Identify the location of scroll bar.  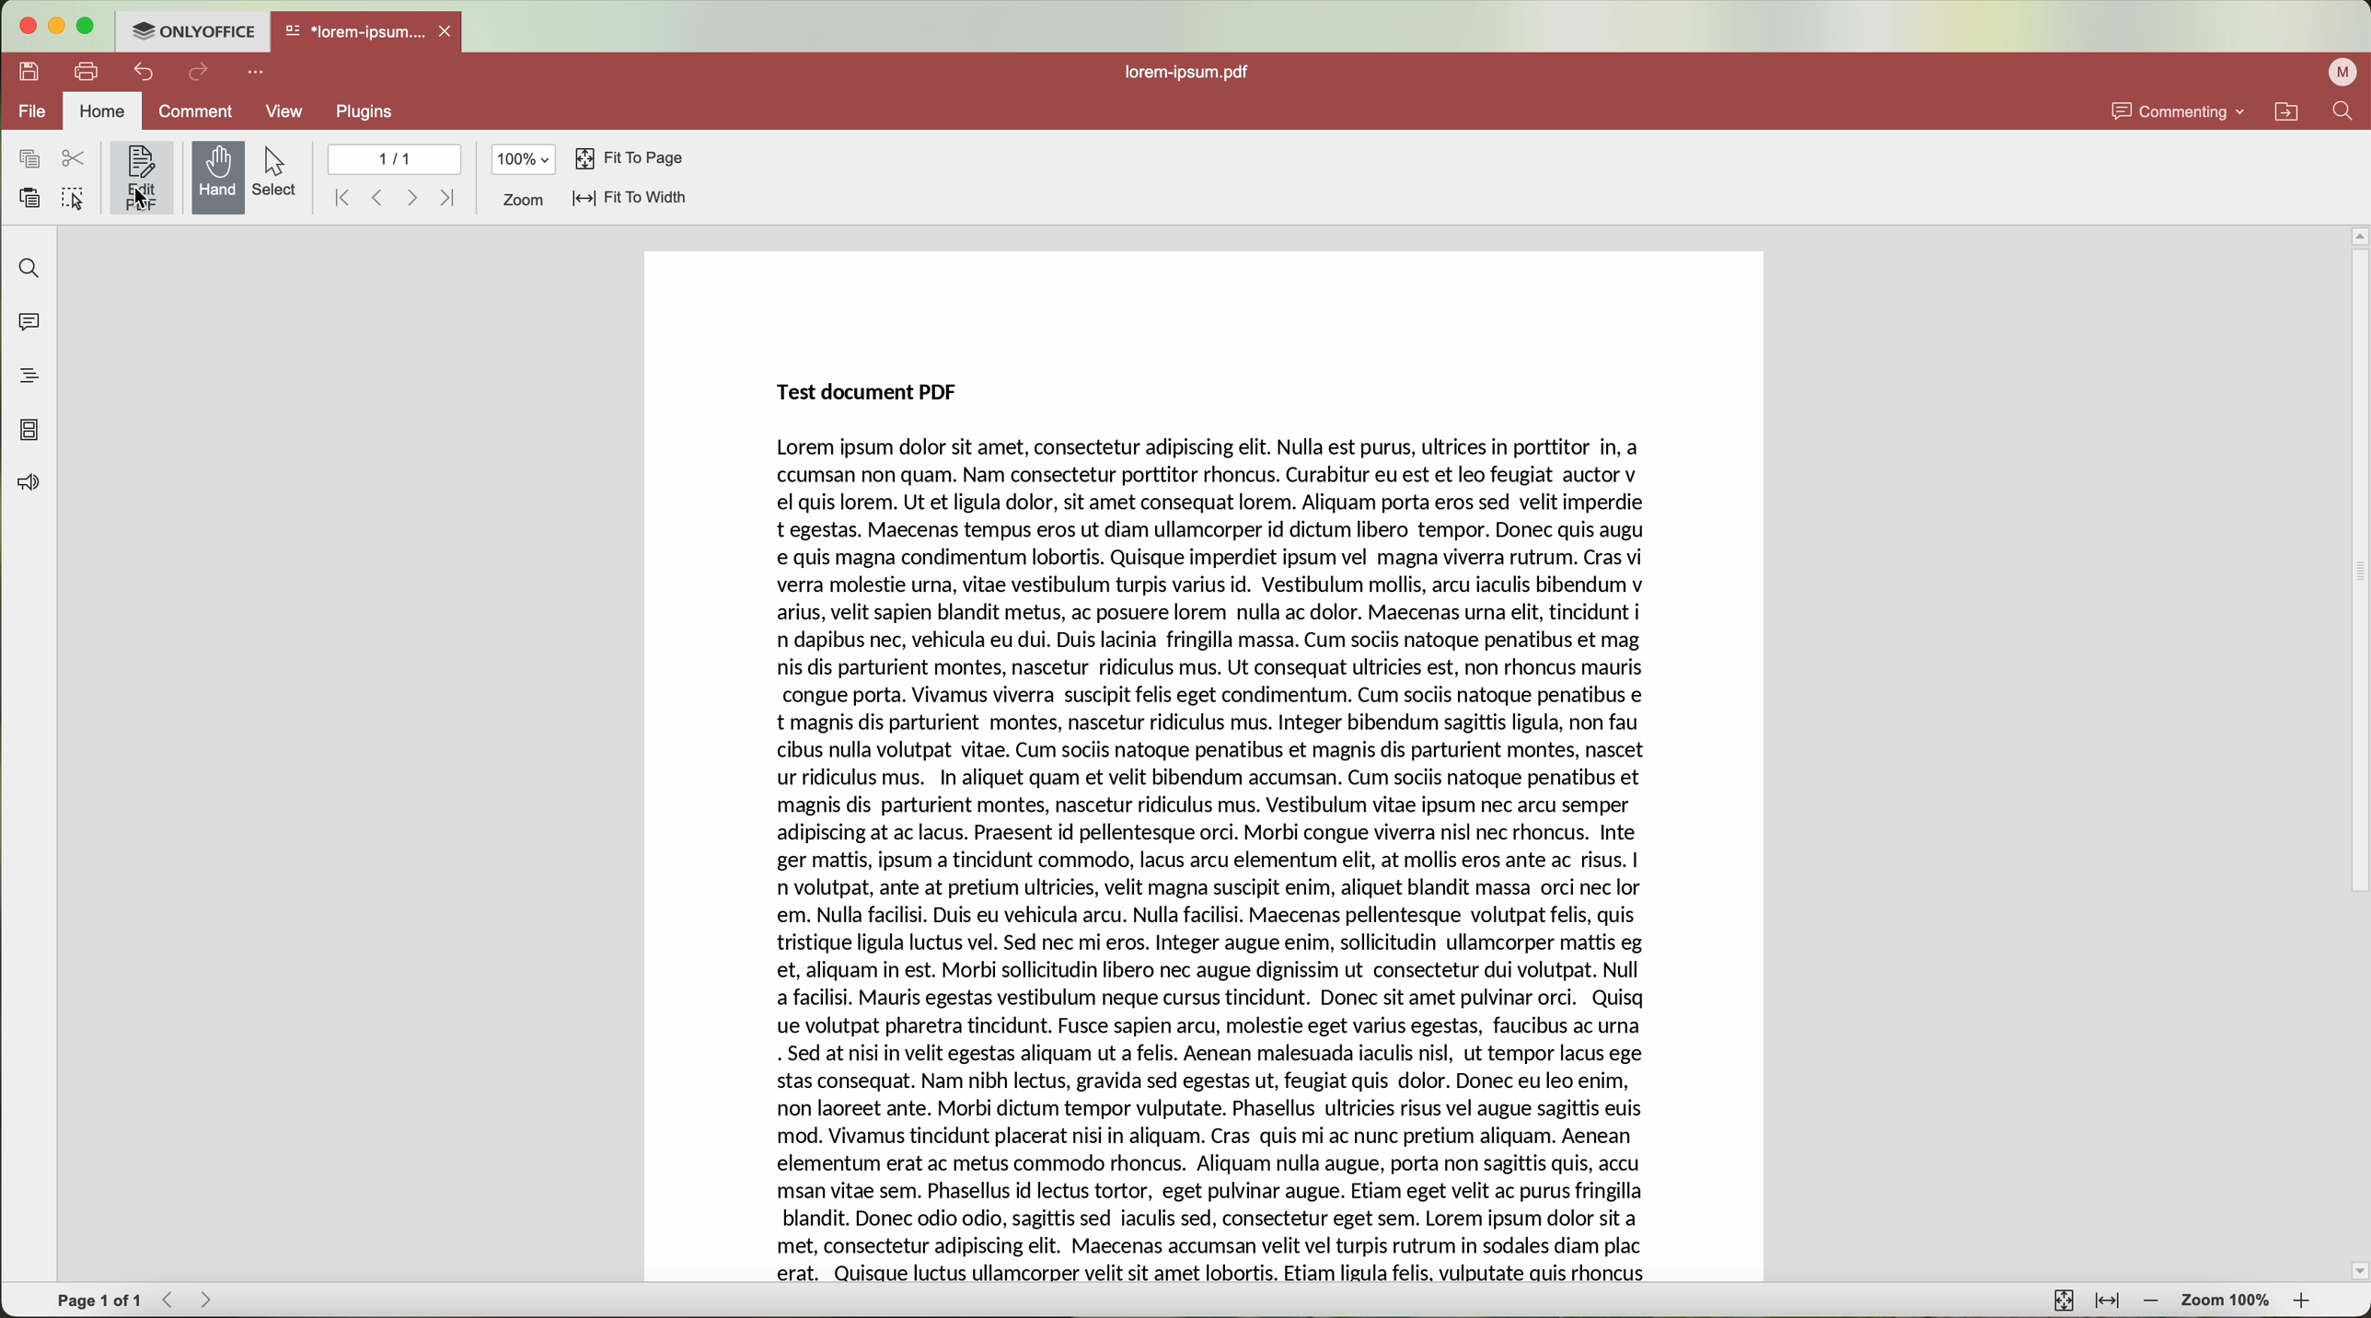
(2356, 750).